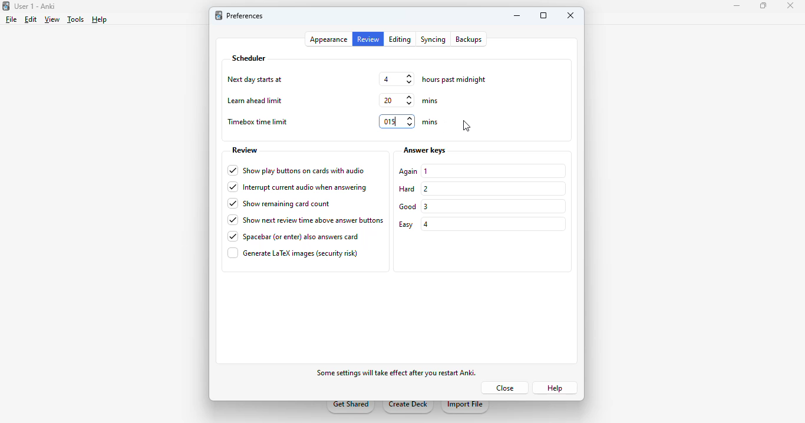 The height and width of the screenshot is (423, 805). I want to click on help, so click(99, 19).